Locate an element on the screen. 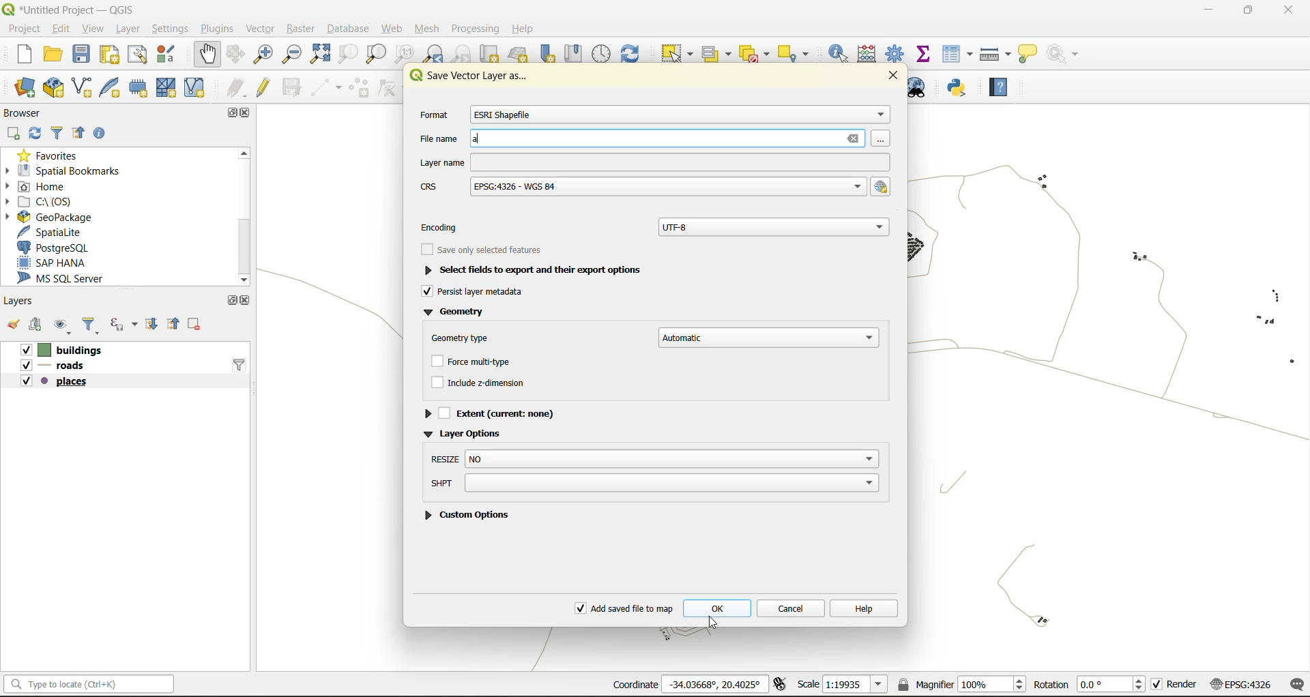  collapse all is located at coordinates (177, 325).